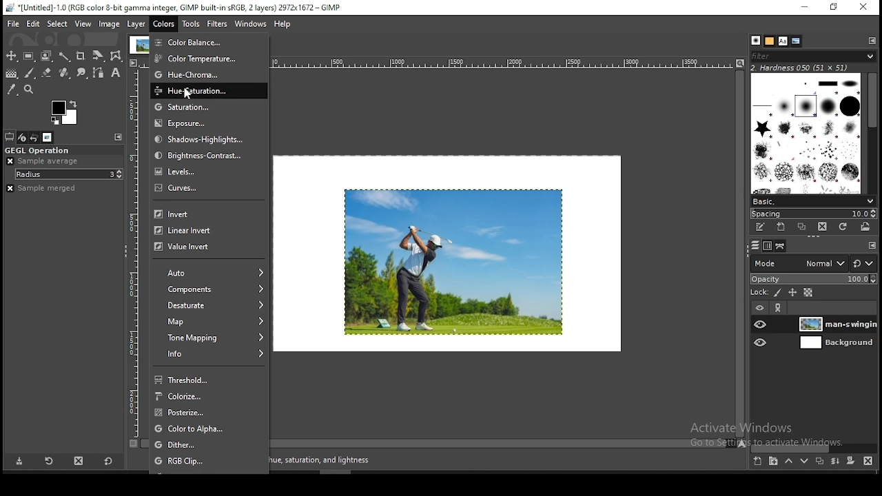 The height and width of the screenshot is (496, 882). Describe the element at coordinates (23, 137) in the screenshot. I see `device status` at that location.